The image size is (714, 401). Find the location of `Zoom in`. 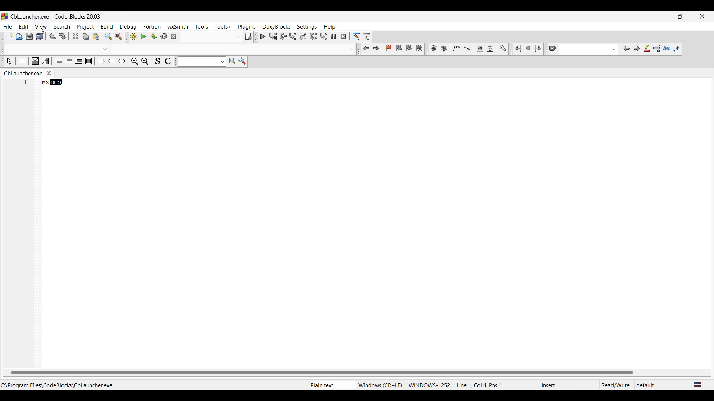

Zoom in is located at coordinates (135, 61).